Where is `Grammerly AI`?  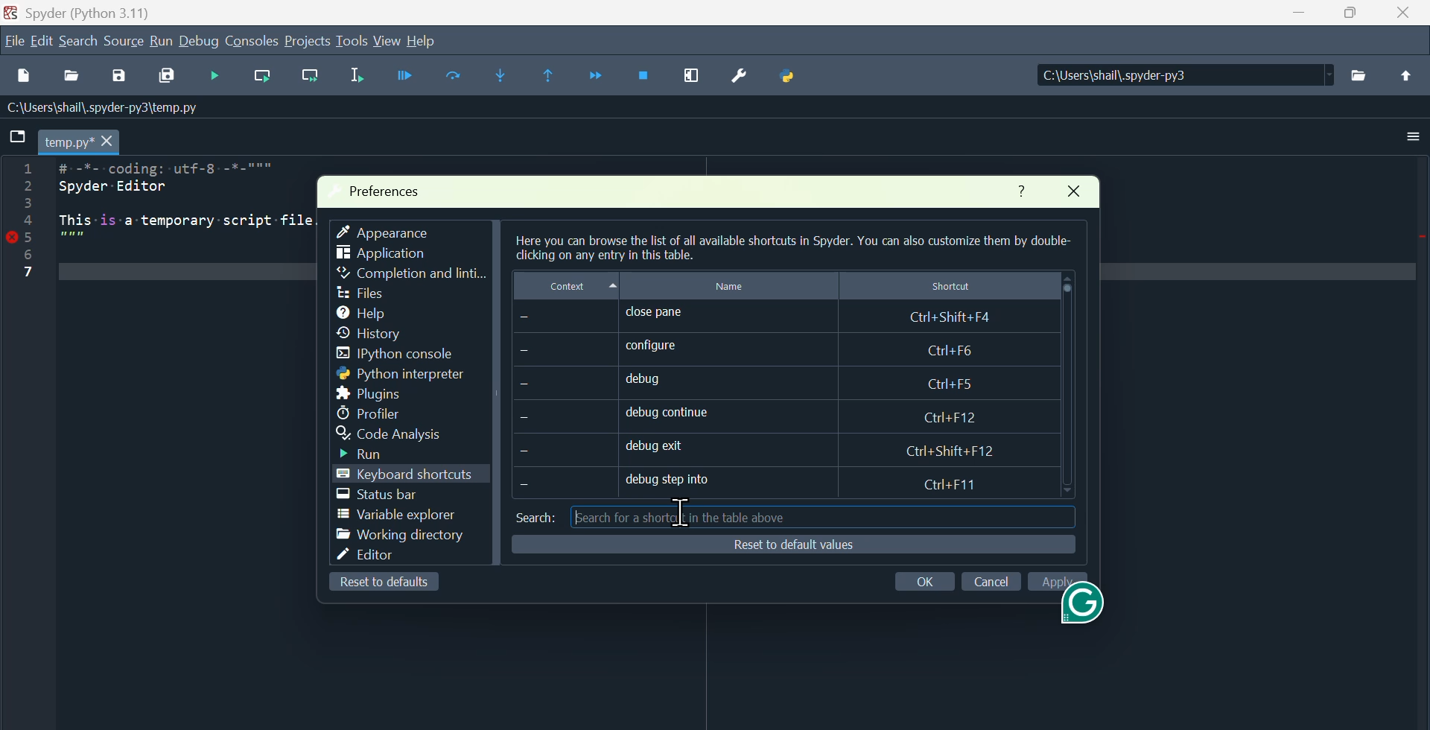
Grammerly AI is located at coordinates (1081, 615).